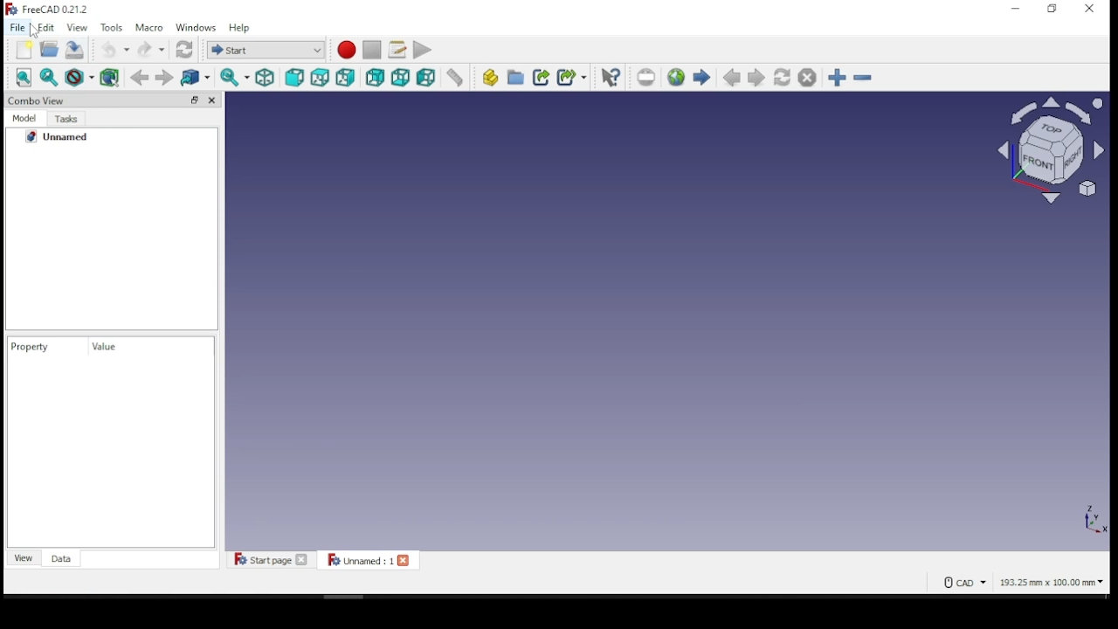 The width and height of the screenshot is (1118, 629). I want to click on right, so click(347, 76).